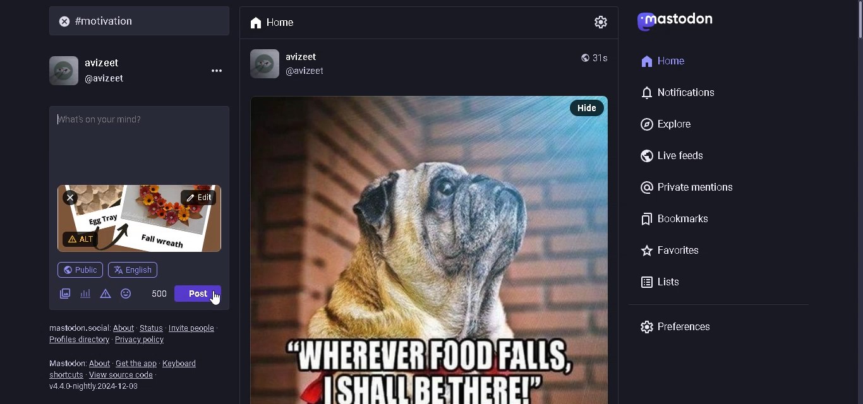  Describe the element at coordinates (81, 239) in the screenshot. I see `add content warning` at that location.